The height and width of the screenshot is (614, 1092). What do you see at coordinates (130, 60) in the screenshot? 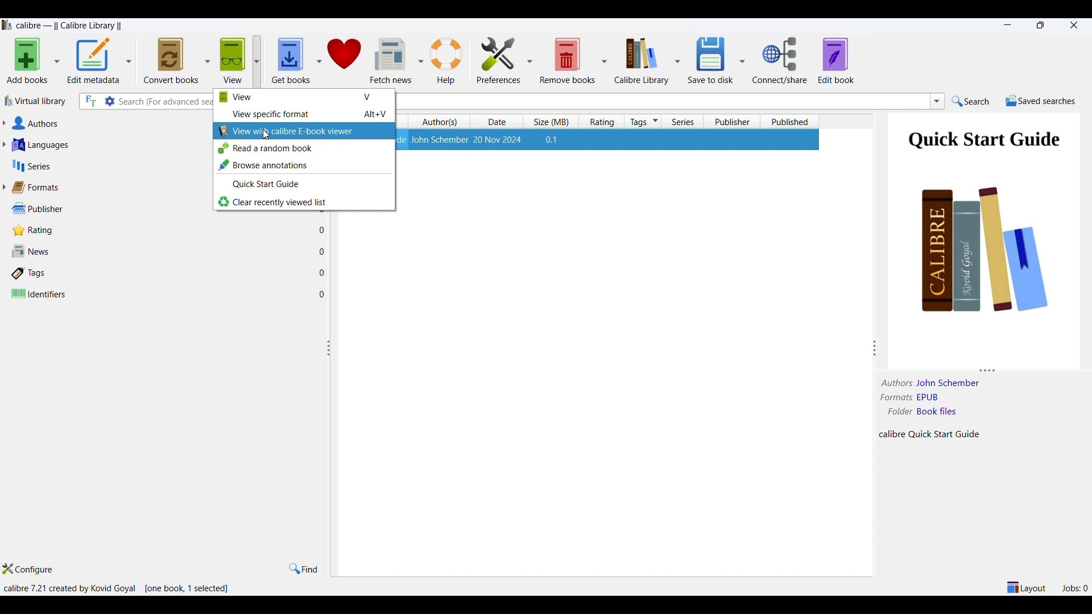
I see `edit metadata options dropdown button` at bounding box center [130, 60].